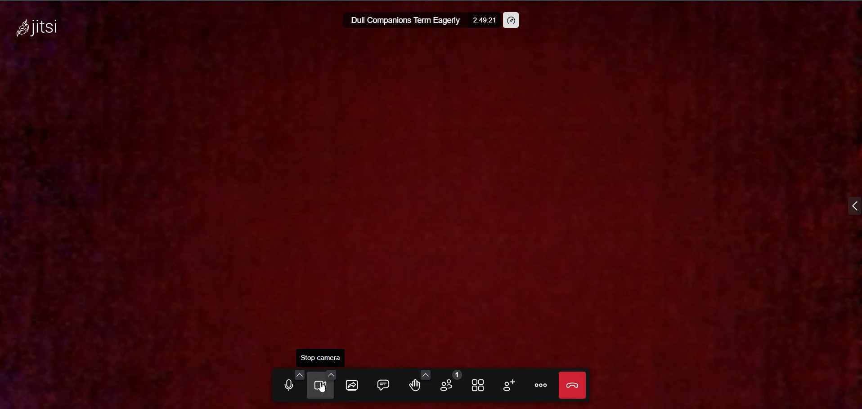 This screenshot has height=409, width=862. What do you see at coordinates (425, 373) in the screenshot?
I see `more emoji` at bounding box center [425, 373].